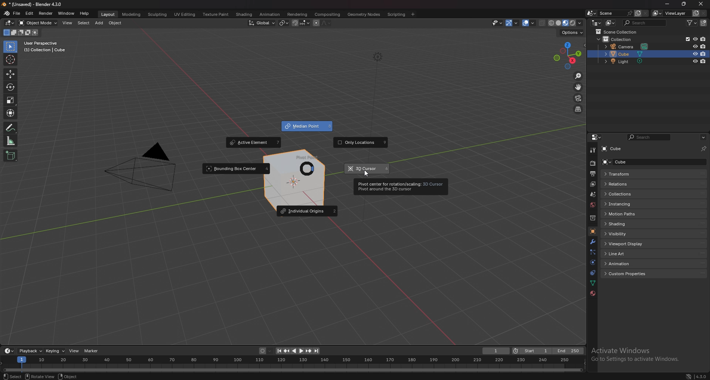 The width and height of the screenshot is (710, 380). What do you see at coordinates (568, 351) in the screenshot?
I see `end frame` at bounding box center [568, 351].